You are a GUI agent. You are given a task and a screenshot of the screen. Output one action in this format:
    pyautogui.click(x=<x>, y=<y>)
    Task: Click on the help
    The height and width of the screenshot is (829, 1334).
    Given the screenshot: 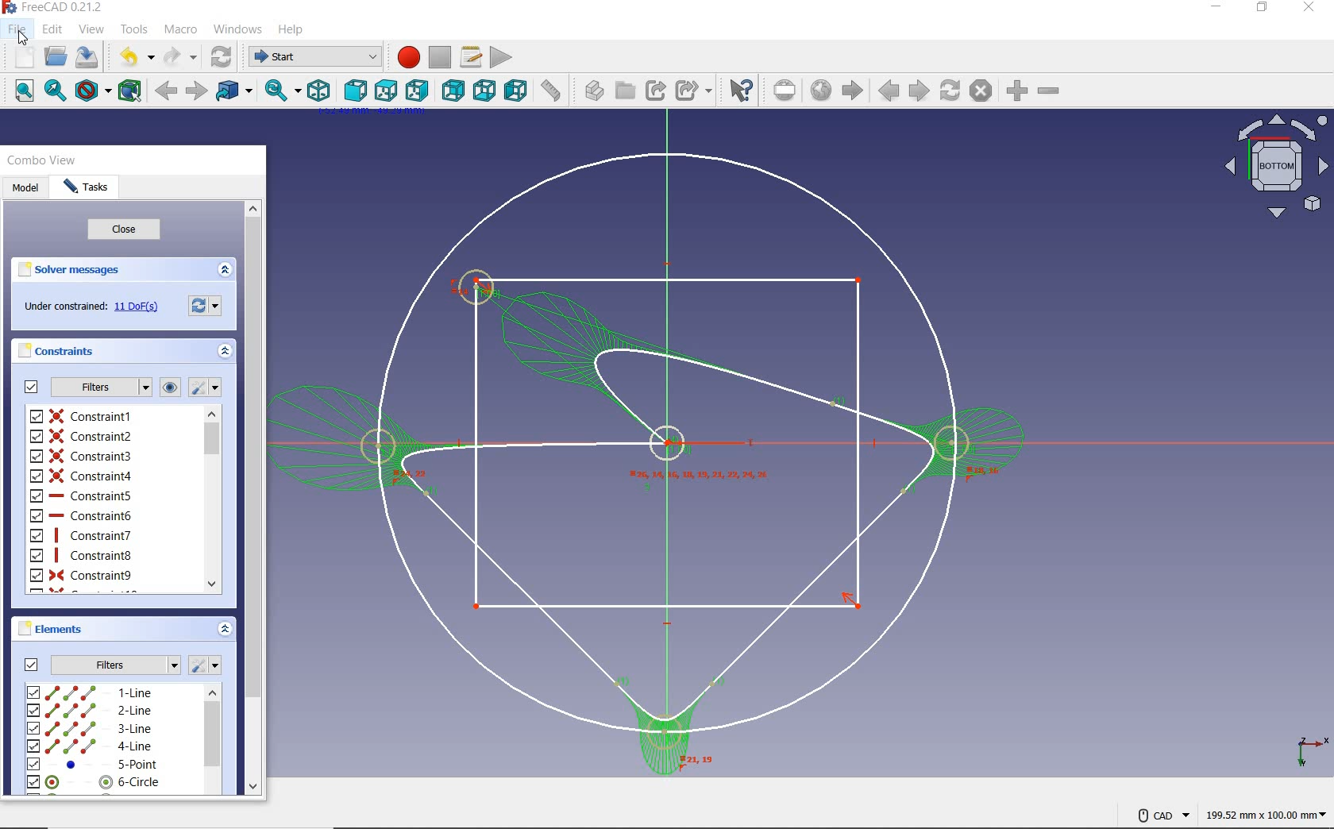 What is the action you would take?
    pyautogui.click(x=291, y=29)
    